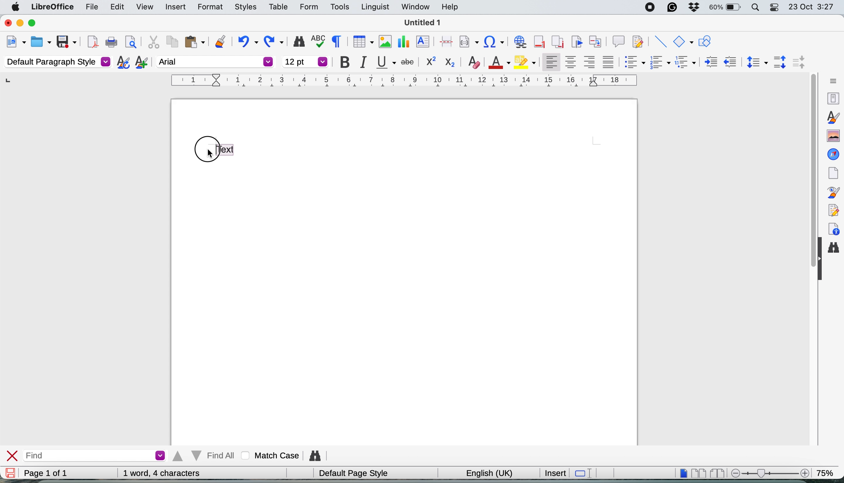 The width and height of the screenshot is (844, 483). What do you see at coordinates (130, 43) in the screenshot?
I see `print preview` at bounding box center [130, 43].